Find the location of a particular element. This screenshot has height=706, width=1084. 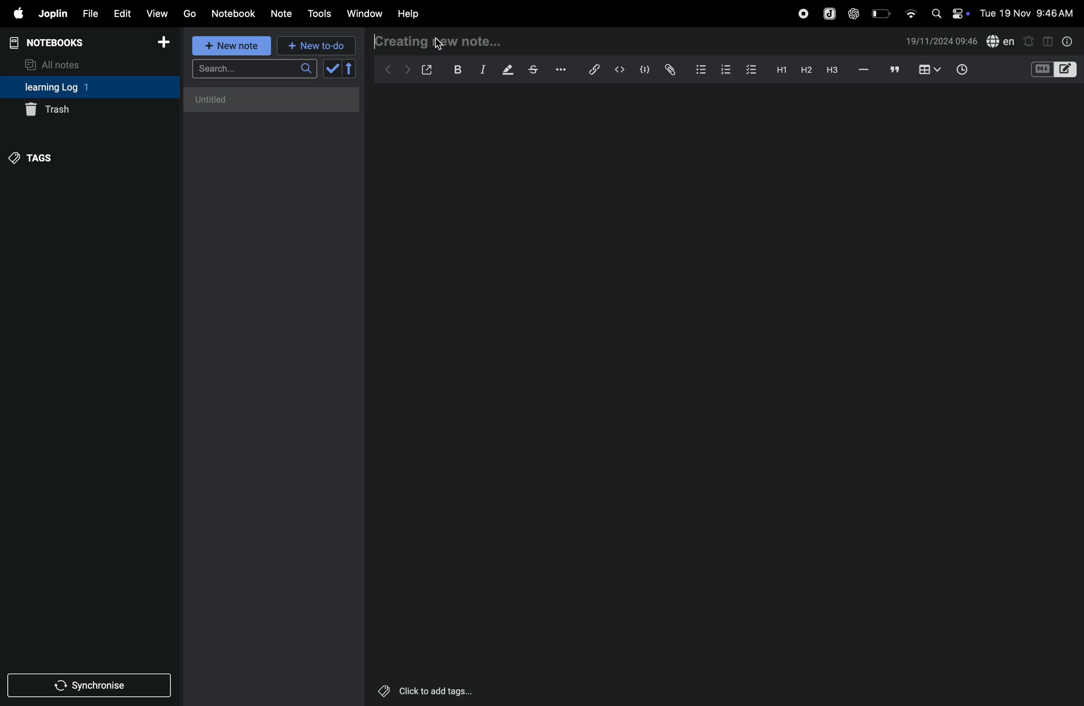

numbered list is located at coordinates (723, 69).